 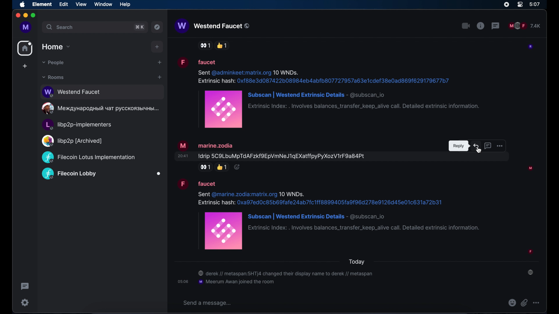 I want to click on add, so click(x=157, y=47).